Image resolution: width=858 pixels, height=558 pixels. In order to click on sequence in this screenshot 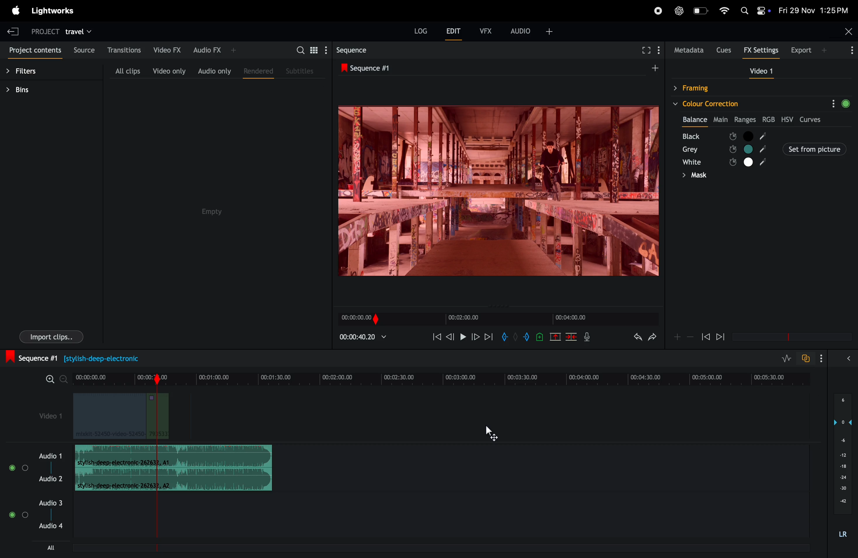, I will do `click(359, 50)`.